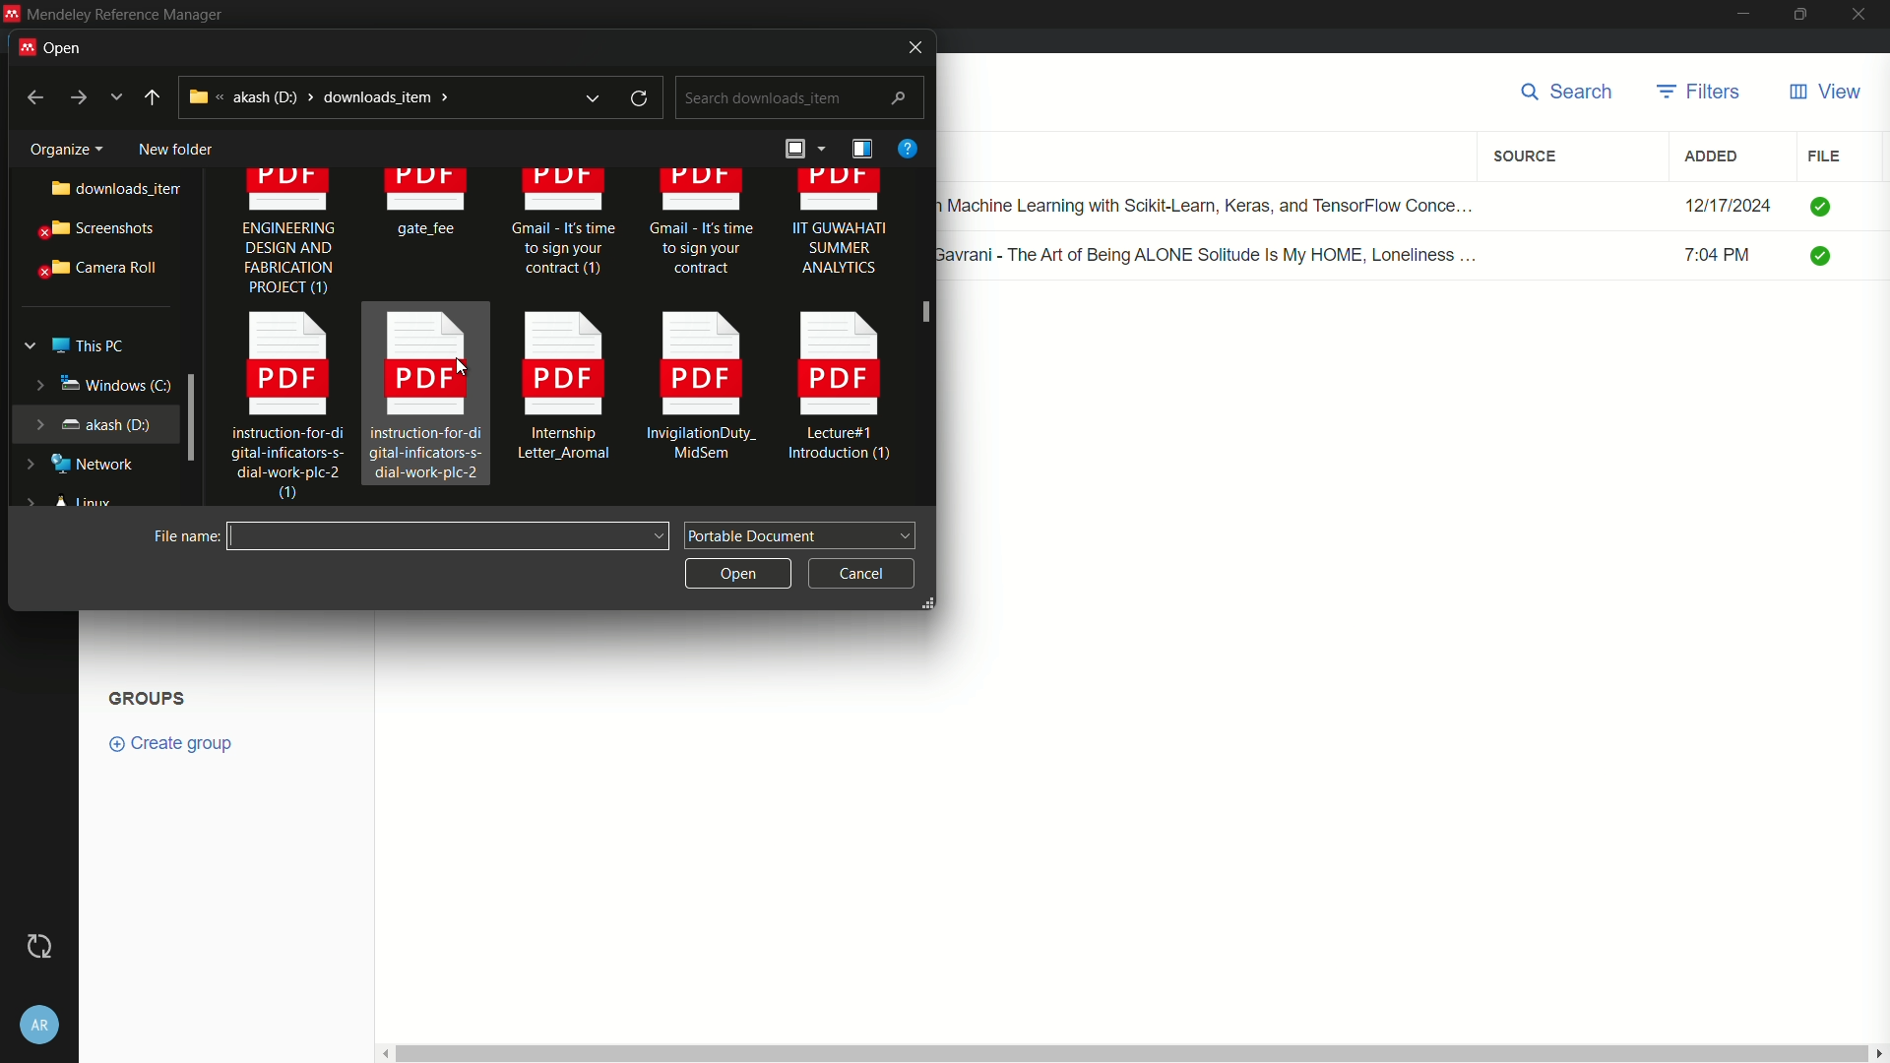 Image resolution: width=1890 pixels, height=1063 pixels. What do you see at coordinates (153, 97) in the screenshot?
I see `up to` at bounding box center [153, 97].